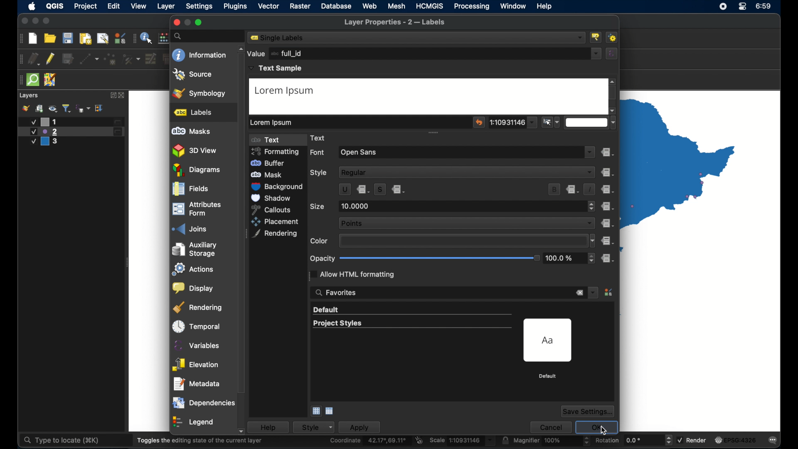  What do you see at coordinates (197, 382) in the screenshot?
I see `metadata` at bounding box center [197, 382].